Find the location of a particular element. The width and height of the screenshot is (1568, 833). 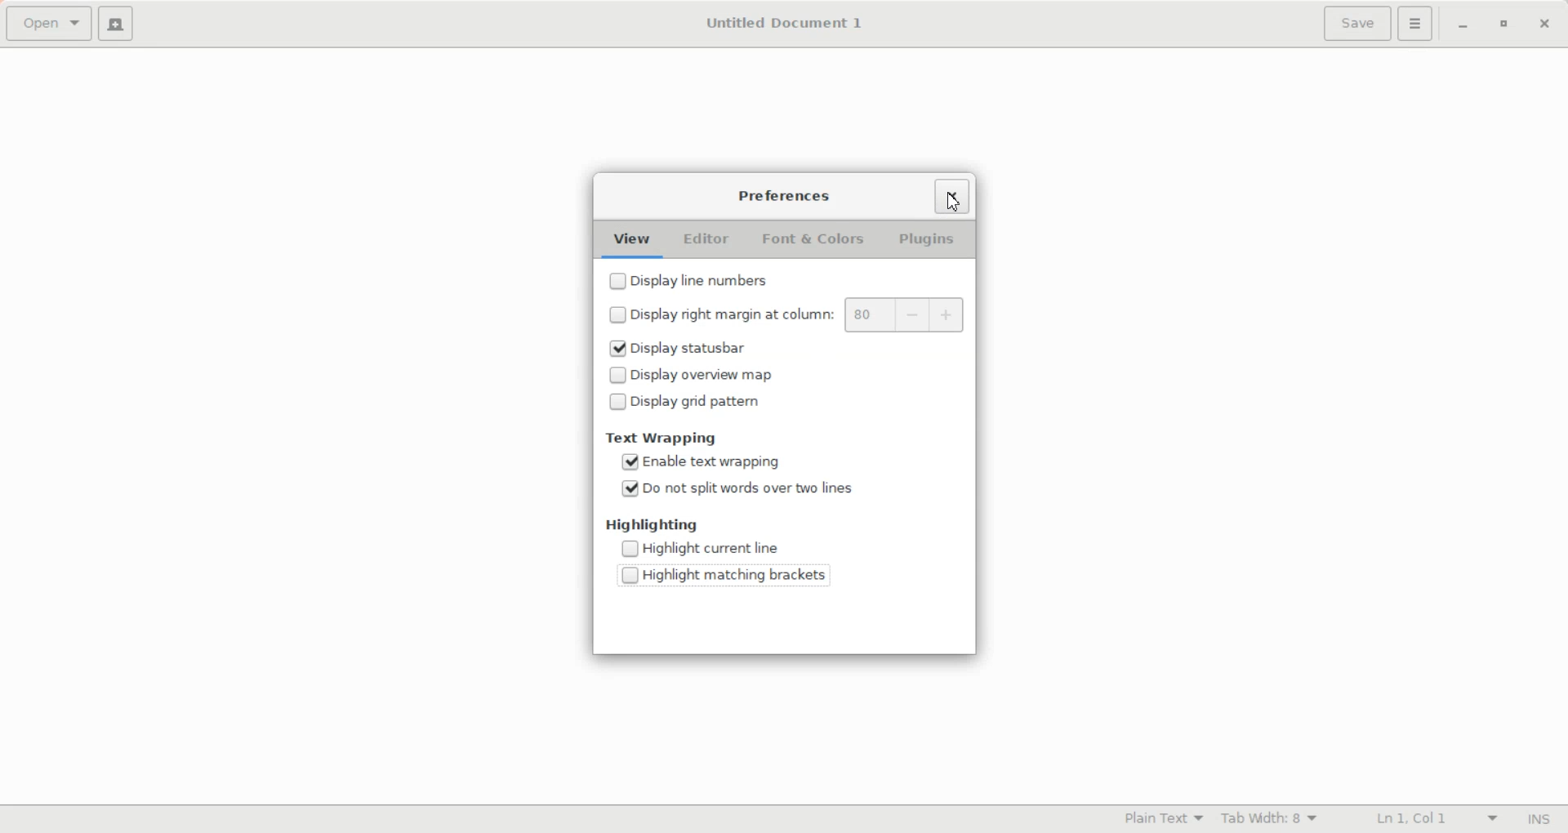

(un)check Disable Display overview map is located at coordinates (748, 373).